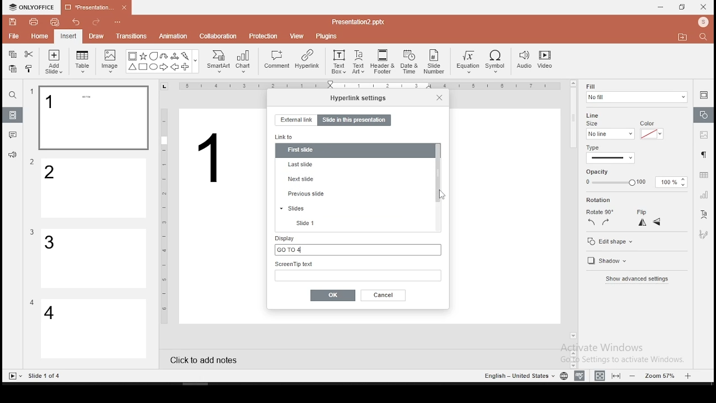 The height and width of the screenshot is (403, 716). What do you see at coordinates (97, 36) in the screenshot?
I see `draw` at bounding box center [97, 36].